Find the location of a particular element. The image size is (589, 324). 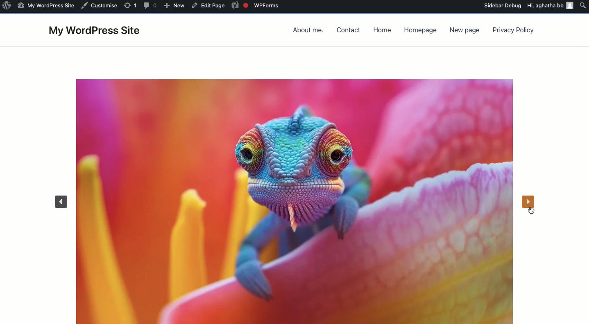

new is located at coordinates (175, 6).